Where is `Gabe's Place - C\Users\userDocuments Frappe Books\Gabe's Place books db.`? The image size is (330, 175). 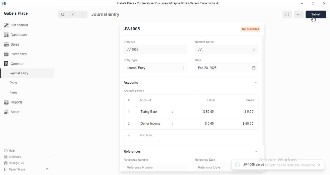 Gabe's Place - C\Users\userDocuments Frappe Books\Gabe's Place books db. is located at coordinates (169, 3).